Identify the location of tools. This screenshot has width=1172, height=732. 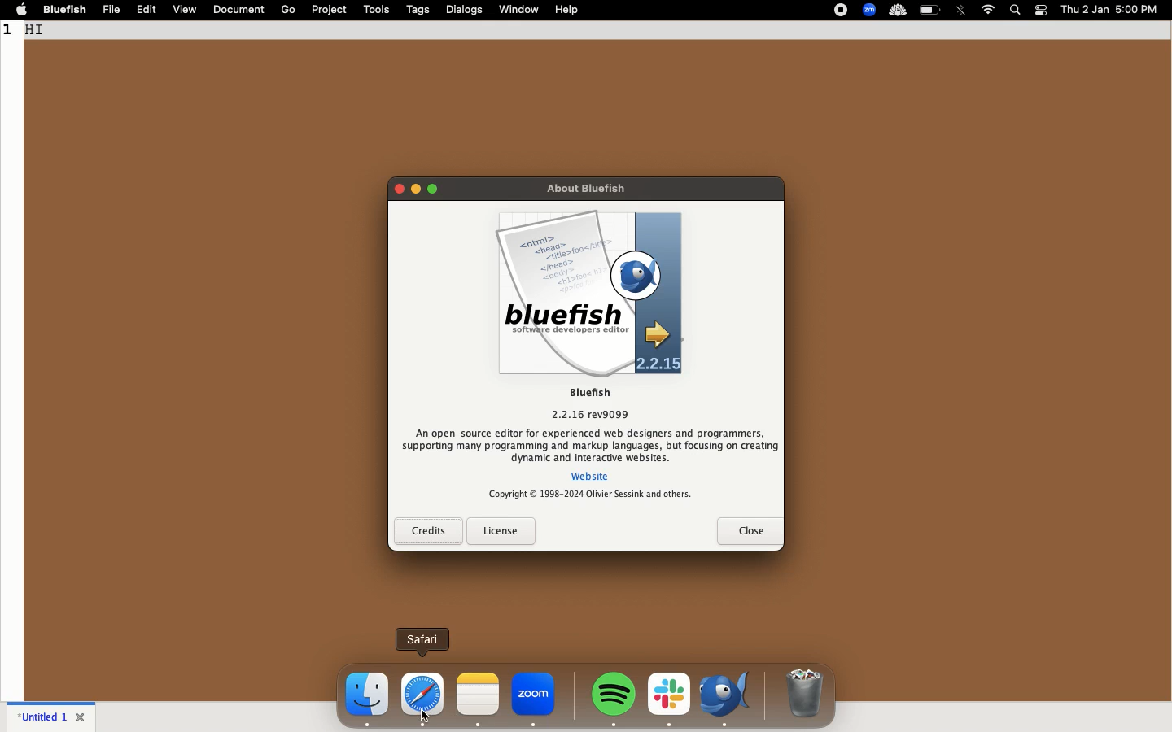
(378, 9).